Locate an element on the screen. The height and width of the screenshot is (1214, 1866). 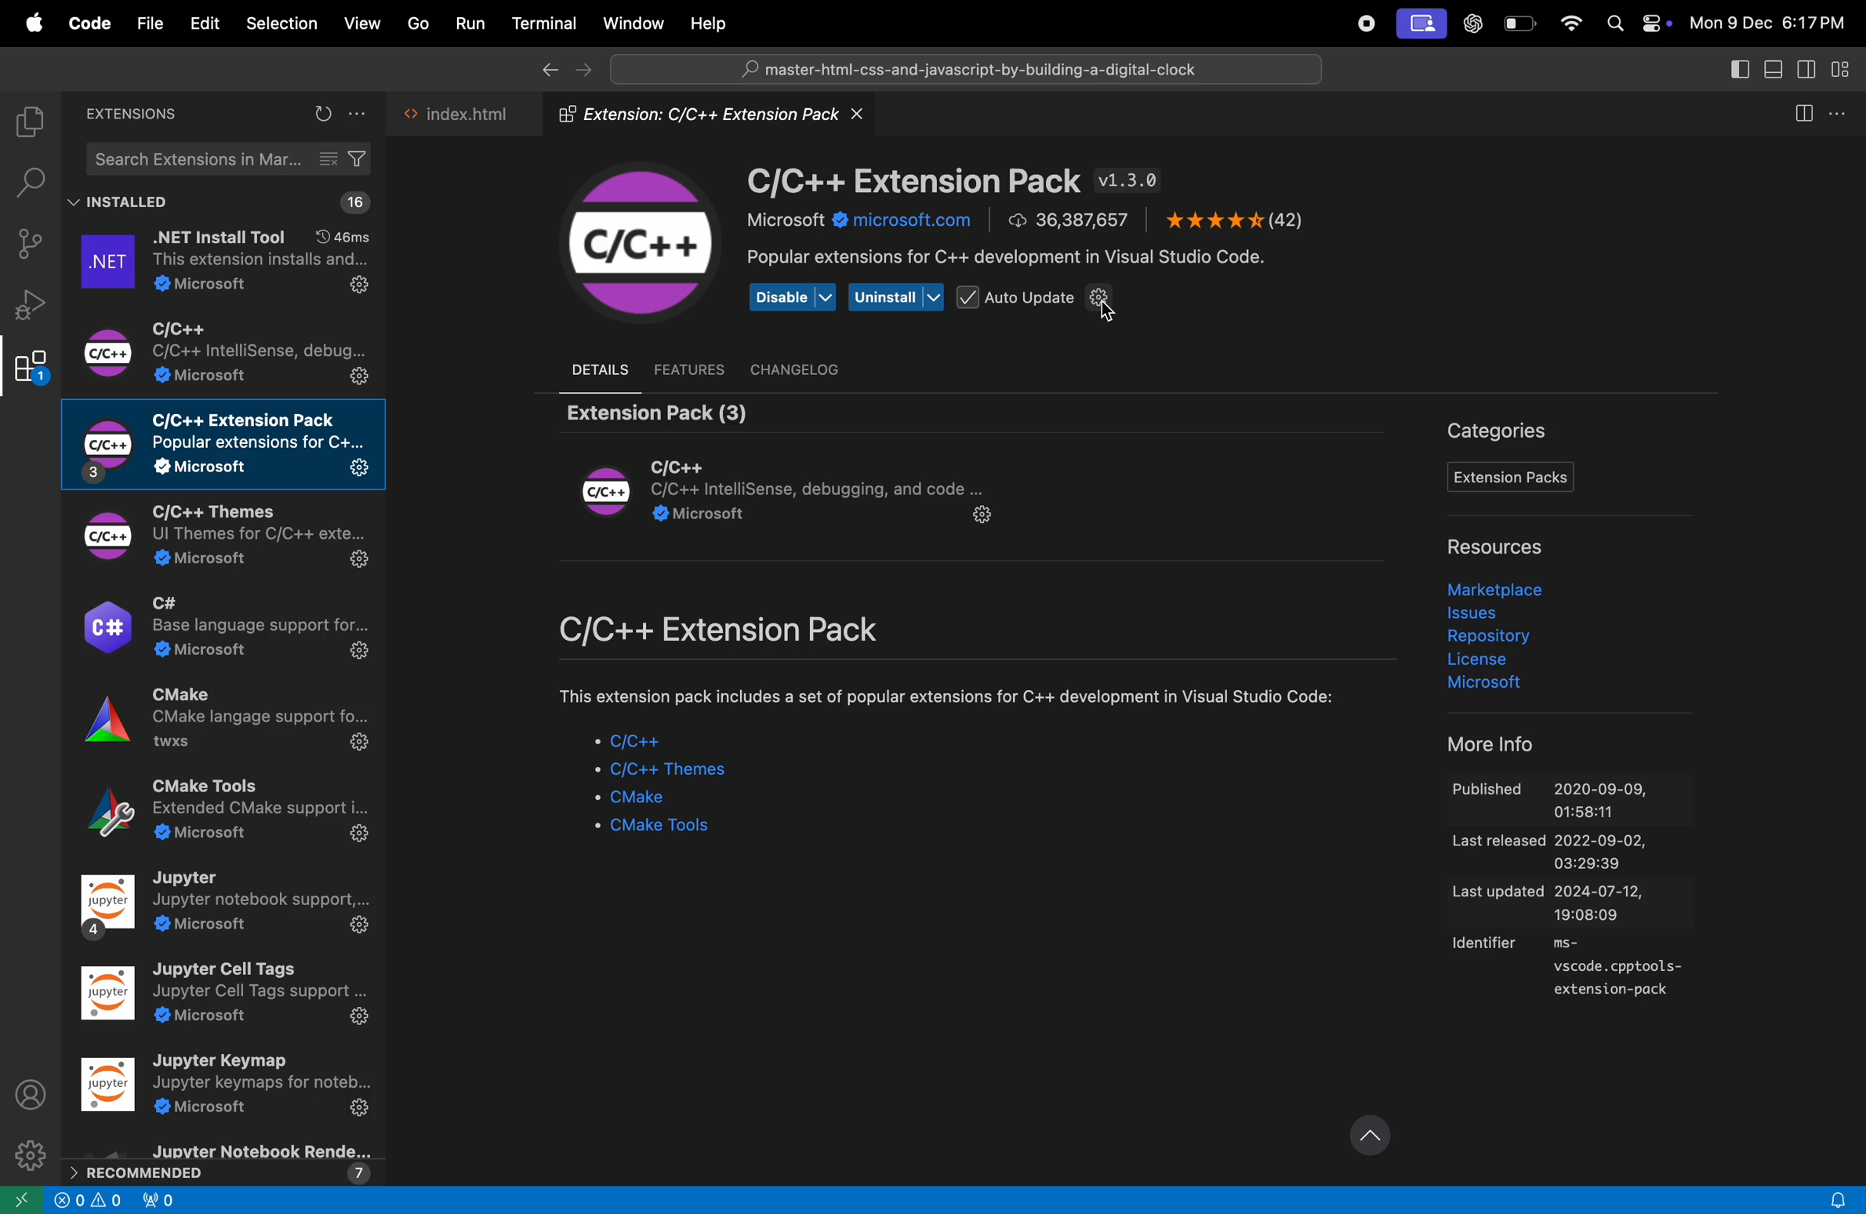
record is located at coordinates (1358, 24).